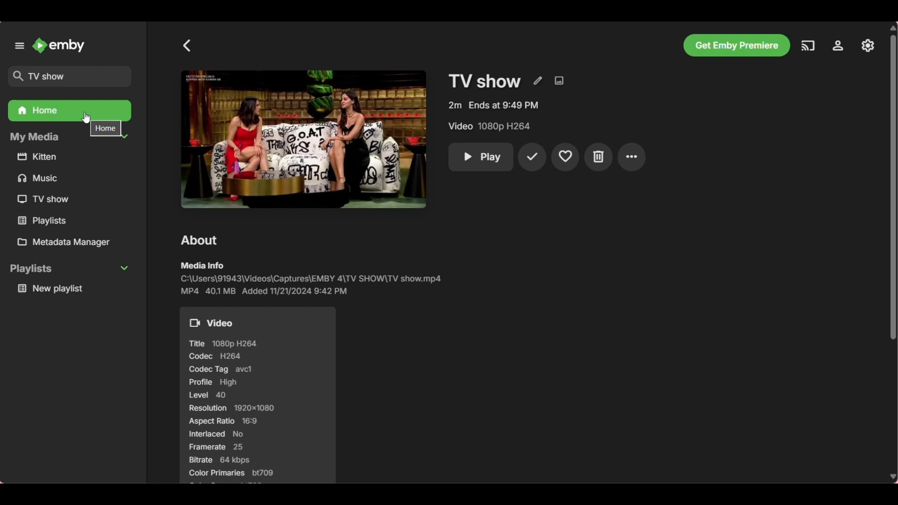 Image resolution: width=898 pixels, height=505 pixels. What do you see at coordinates (87, 118) in the screenshot?
I see `Cursor ` at bounding box center [87, 118].